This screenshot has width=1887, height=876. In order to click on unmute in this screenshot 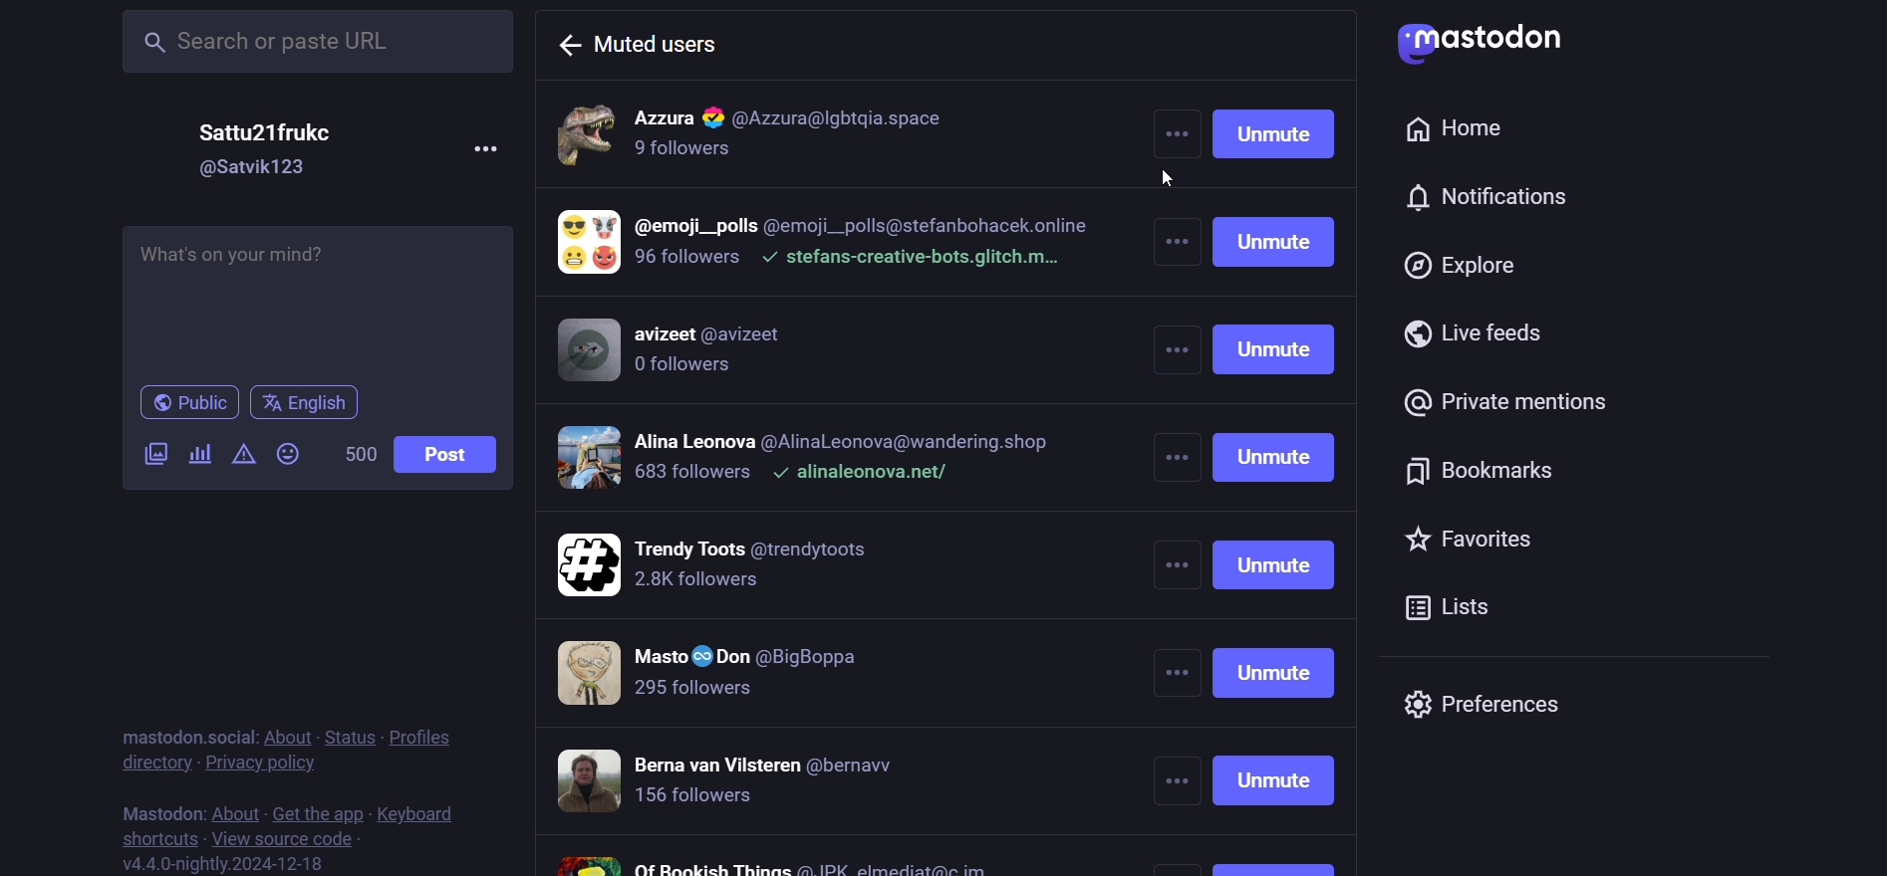, I will do `click(1276, 135)`.